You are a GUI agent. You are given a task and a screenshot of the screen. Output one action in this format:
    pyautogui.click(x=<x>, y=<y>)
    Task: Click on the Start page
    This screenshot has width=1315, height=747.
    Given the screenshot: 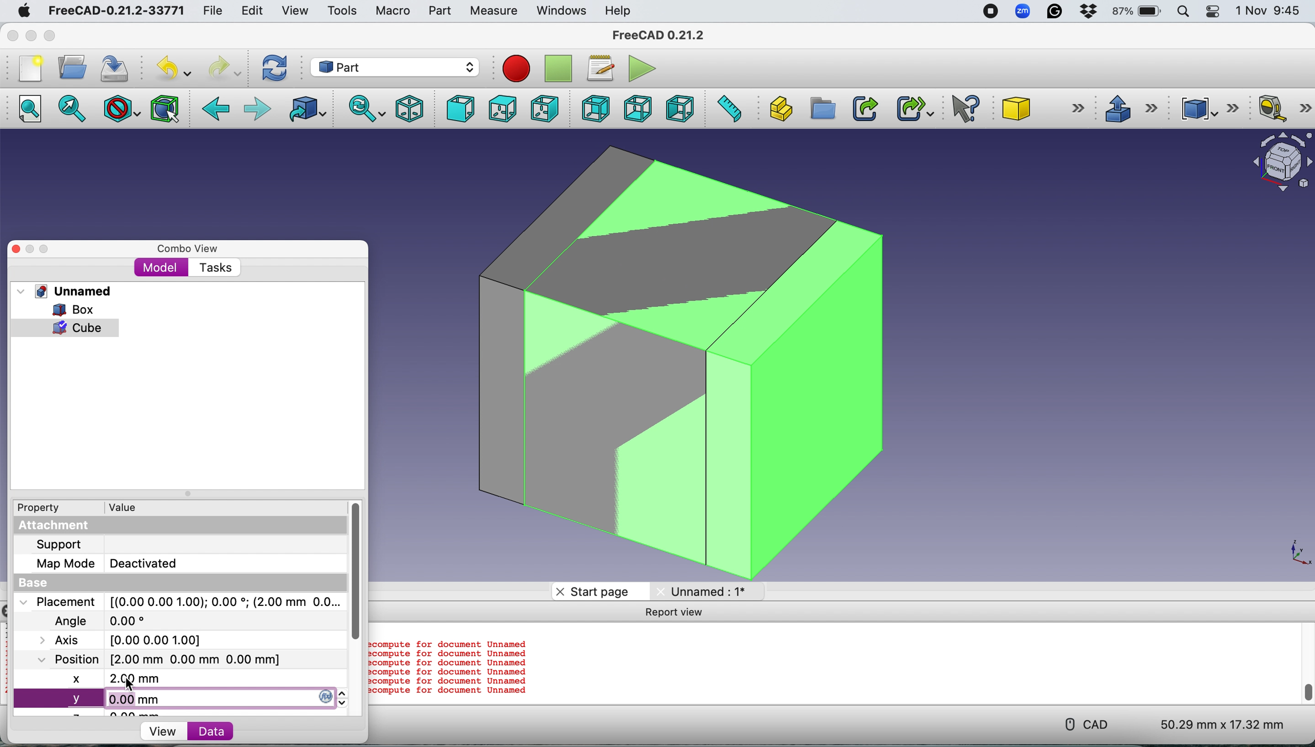 What is the action you would take?
    pyautogui.click(x=599, y=591)
    